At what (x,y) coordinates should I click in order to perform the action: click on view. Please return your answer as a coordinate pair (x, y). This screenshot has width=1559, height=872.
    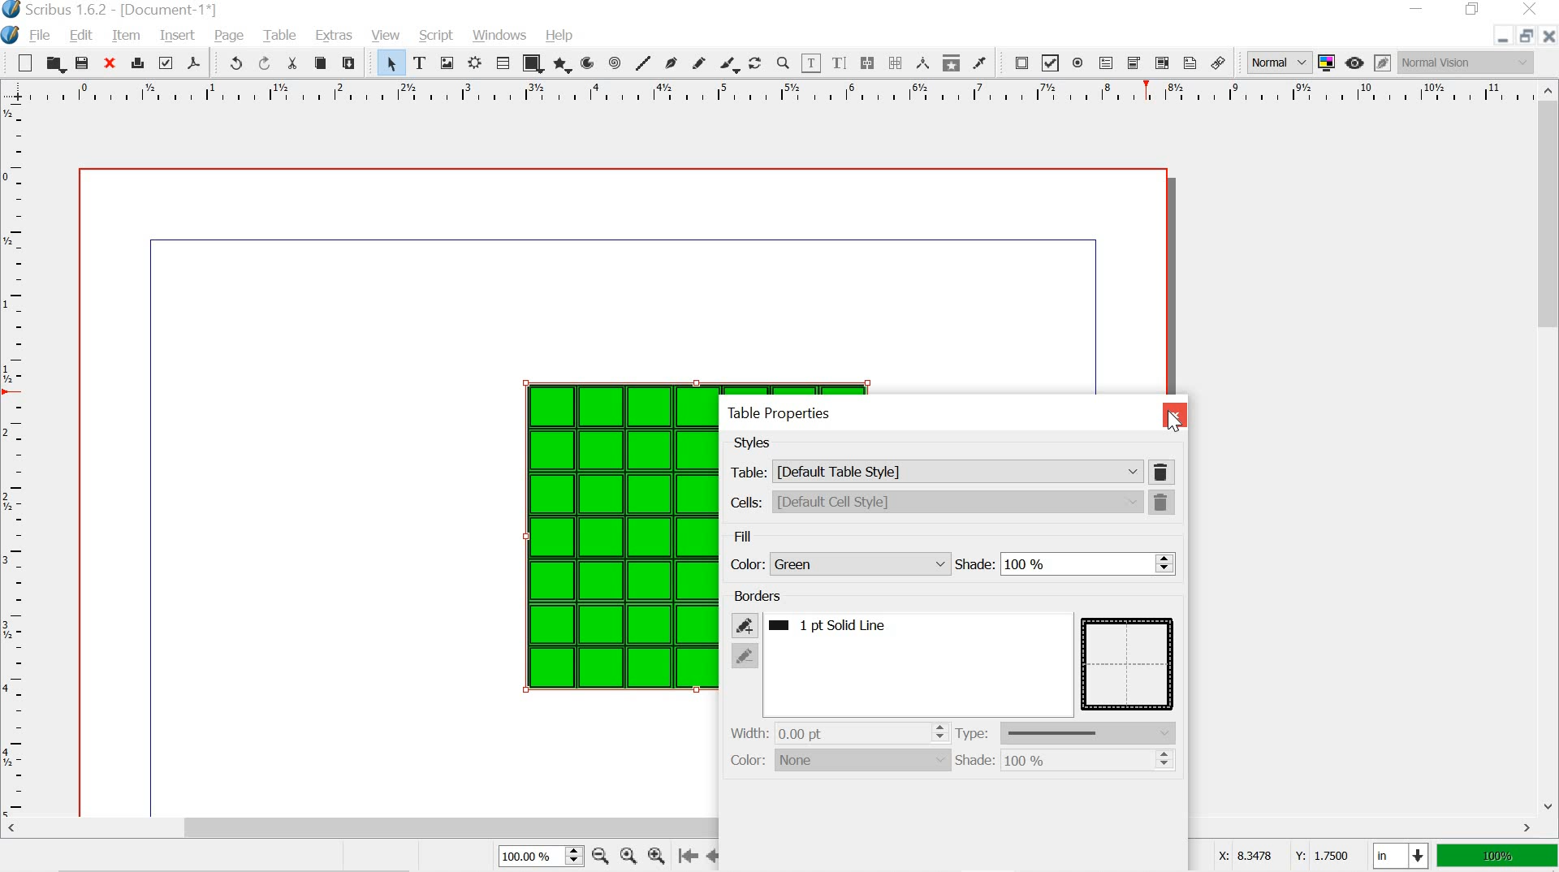
    Looking at the image, I should click on (387, 36).